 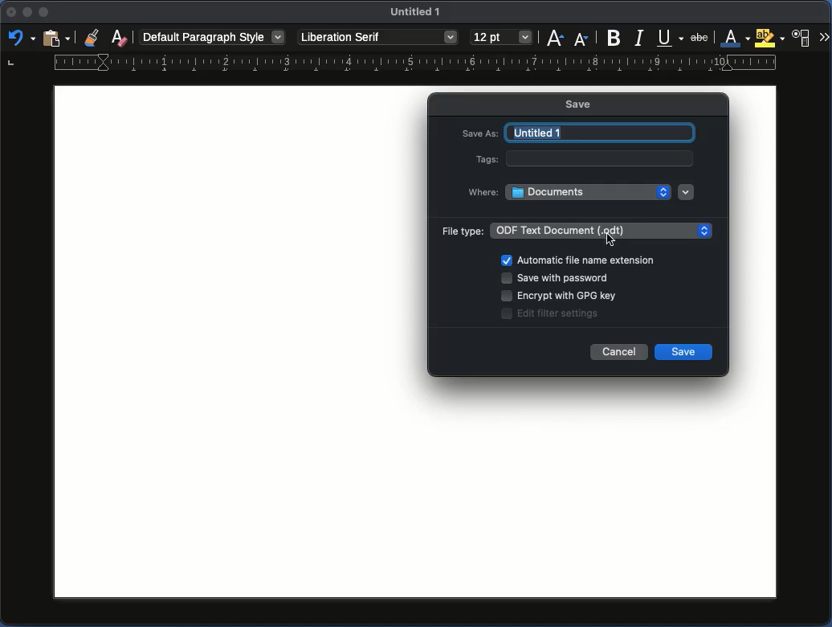 I want to click on More, so click(x=824, y=38).